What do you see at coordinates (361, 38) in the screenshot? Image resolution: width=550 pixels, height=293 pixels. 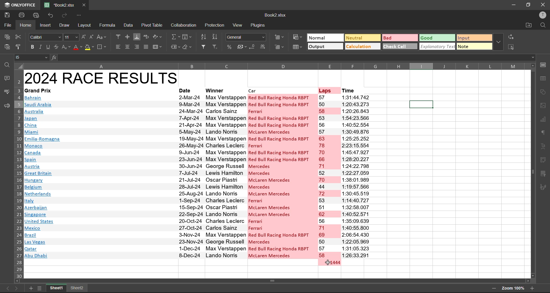 I see `neutral` at bounding box center [361, 38].